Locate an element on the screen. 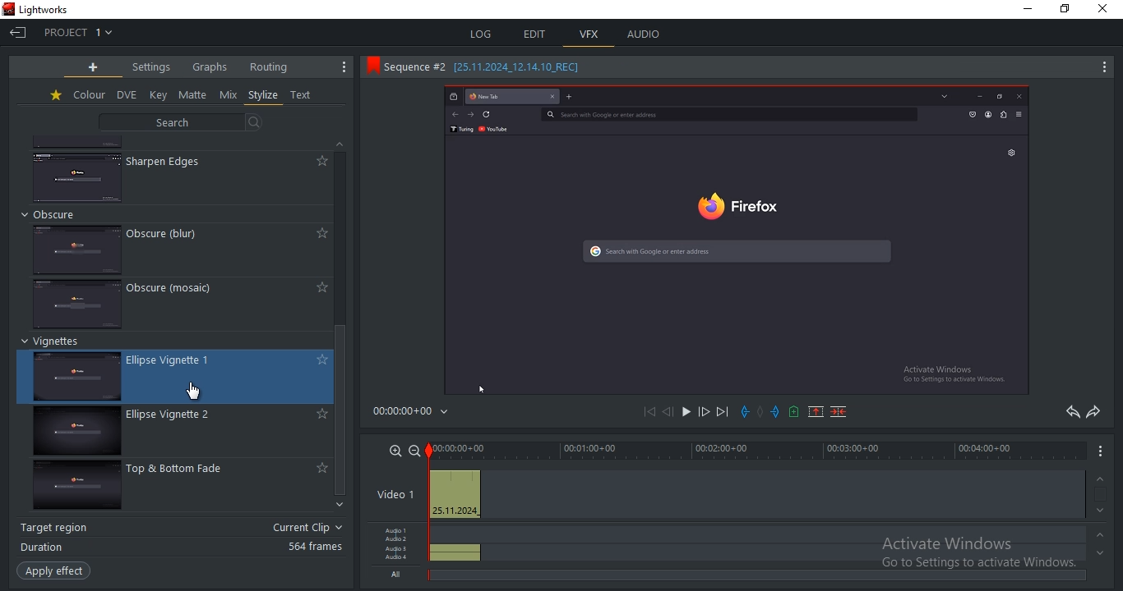 The image size is (1123, 591). Bookmark icon is located at coordinates (369, 68).